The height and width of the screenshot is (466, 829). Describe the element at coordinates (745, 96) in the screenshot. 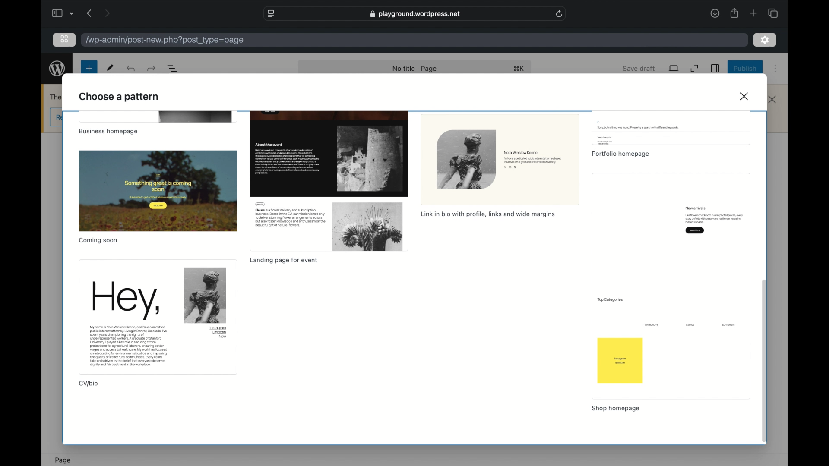

I see `close` at that location.